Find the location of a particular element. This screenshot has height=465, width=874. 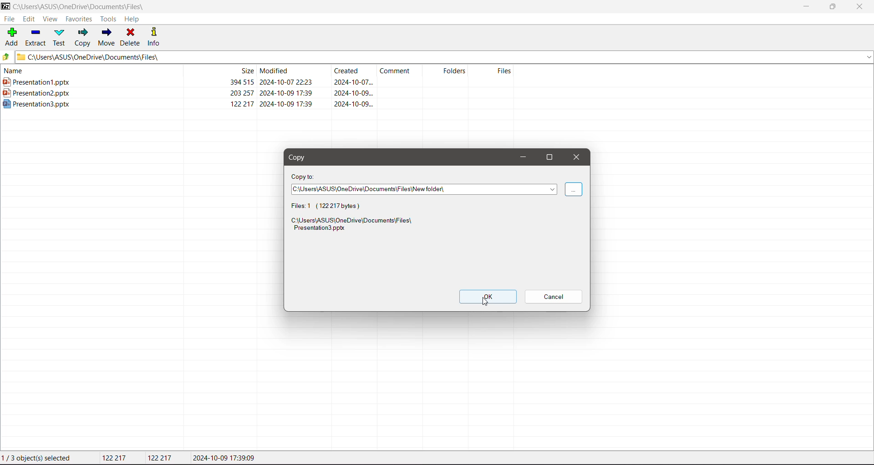

Close is located at coordinates (576, 157).